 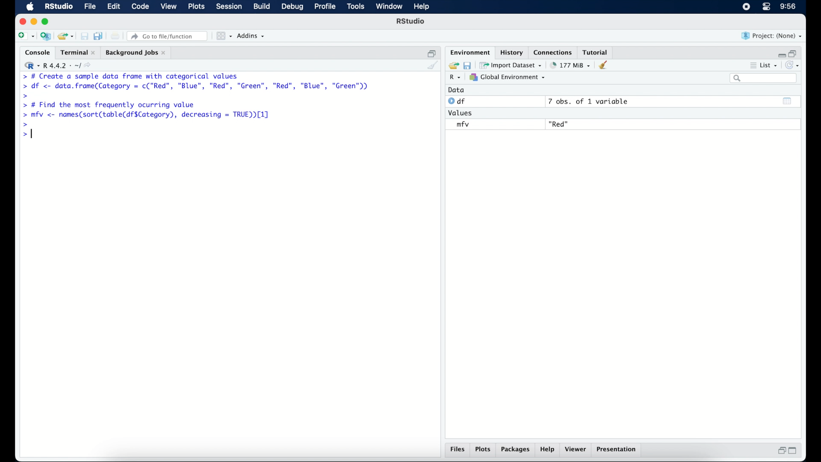 What do you see at coordinates (142, 76) in the screenshot?
I see `> # Create a sample data frame with categorical values|` at bounding box center [142, 76].